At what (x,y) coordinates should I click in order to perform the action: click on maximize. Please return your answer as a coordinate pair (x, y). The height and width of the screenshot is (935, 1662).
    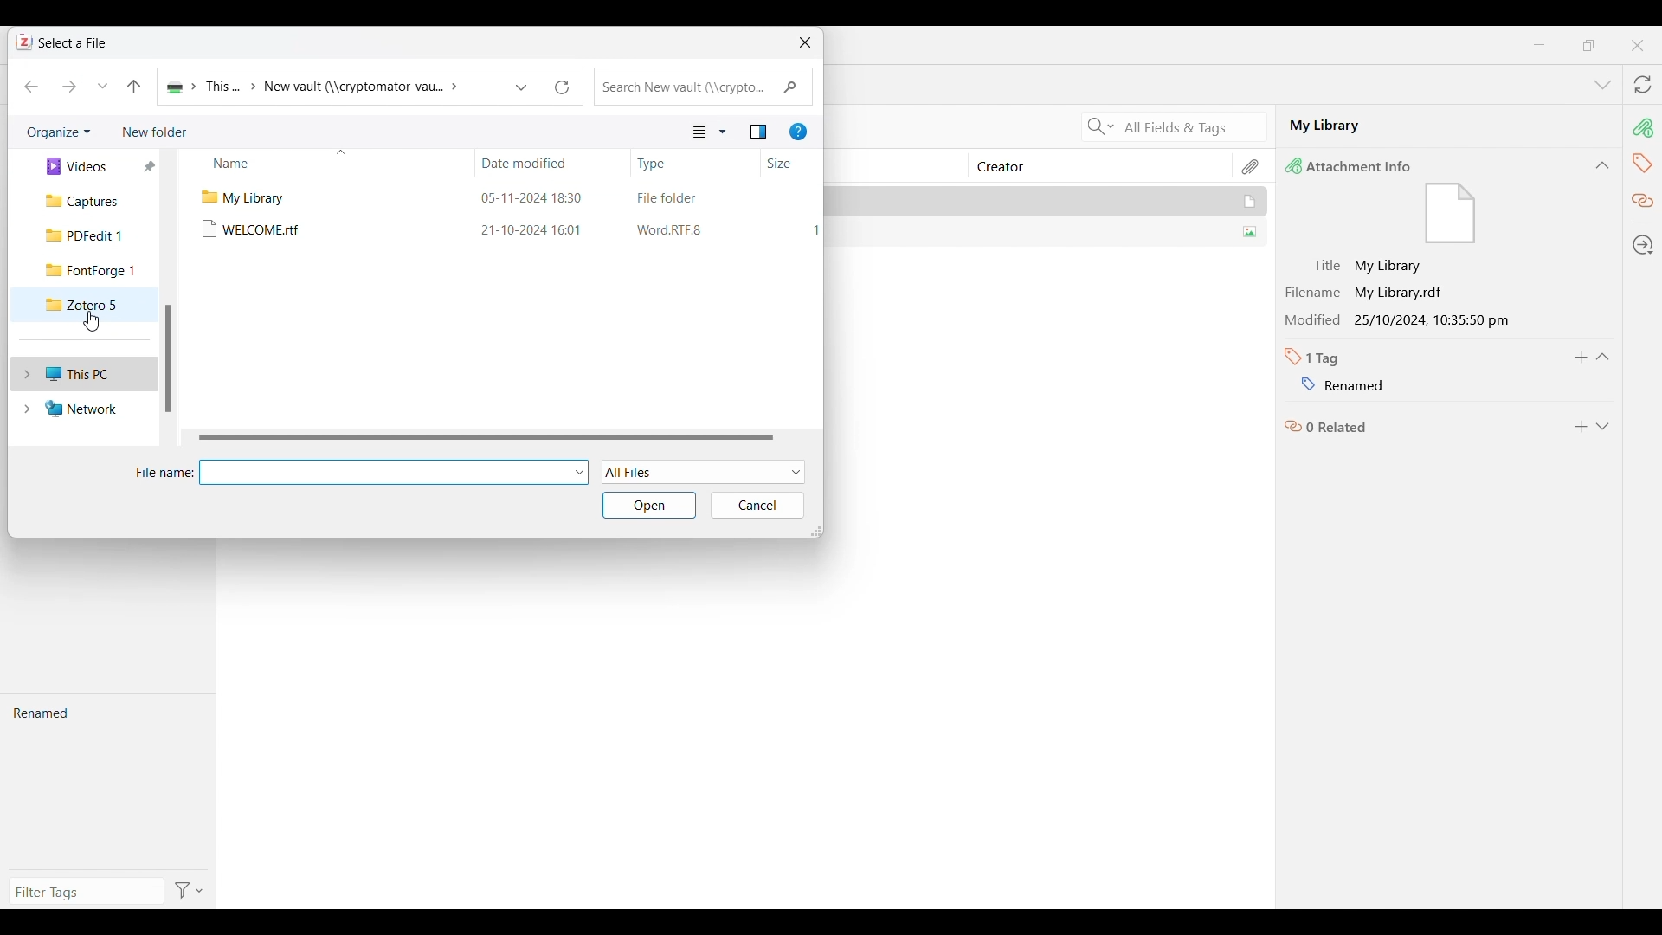
    Looking at the image, I should click on (1588, 45).